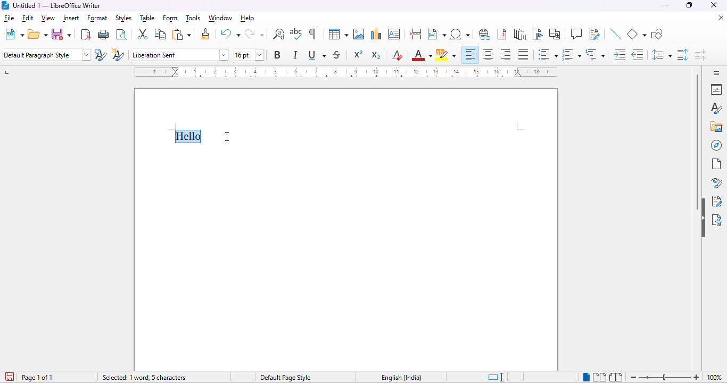 The width and height of the screenshot is (727, 383). Describe the element at coordinates (716, 89) in the screenshot. I see `properties` at that location.